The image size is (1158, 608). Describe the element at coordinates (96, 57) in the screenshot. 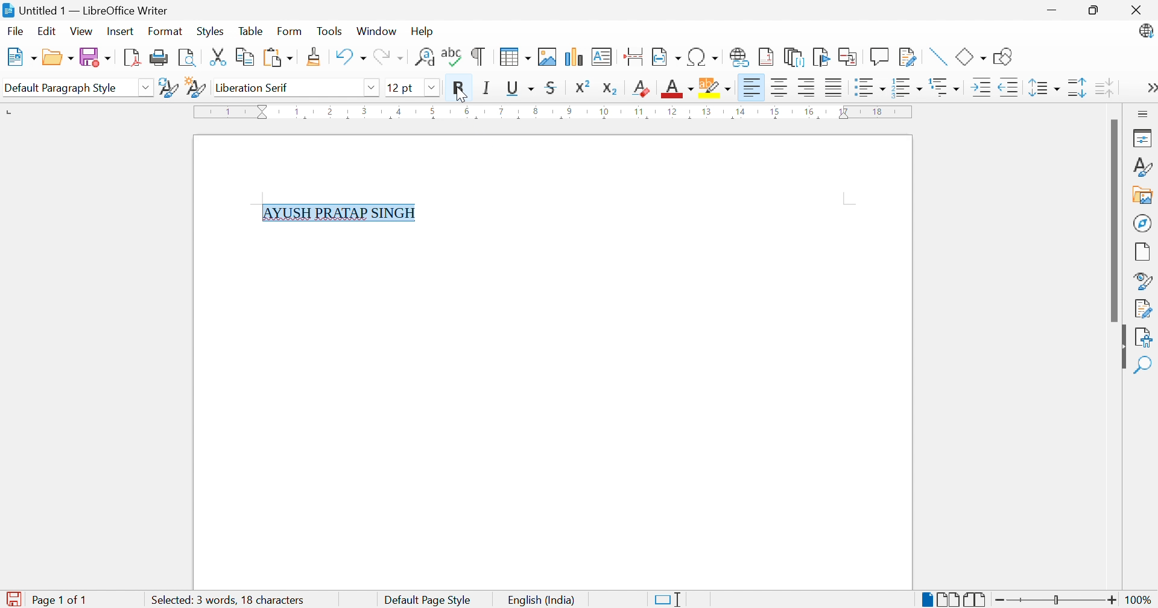

I see `Save` at that location.